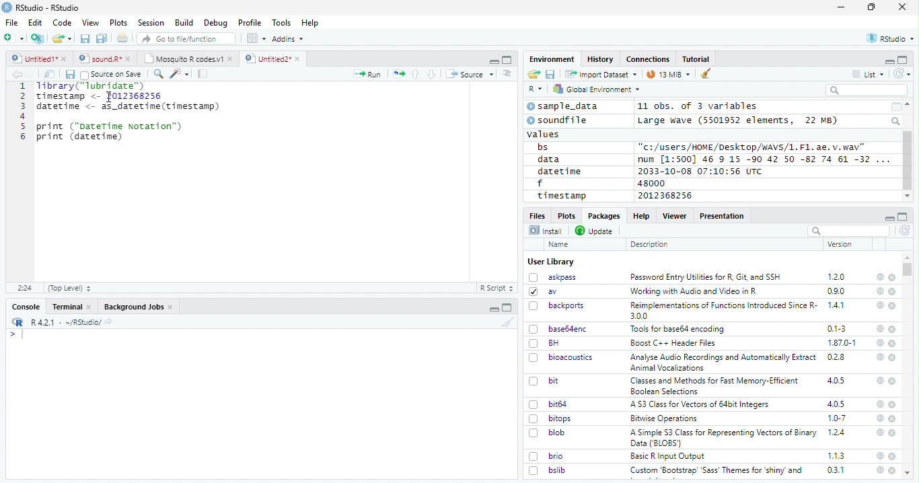 Image resolution: width=919 pixels, height=483 pixels. I want to click on Update, so click(595, 231).